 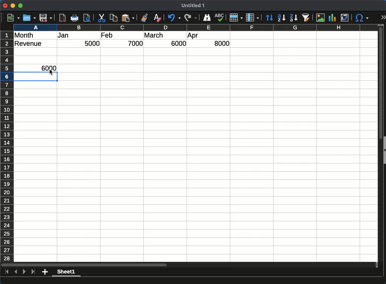 I want to click on feb, so click(x=108, y=35).